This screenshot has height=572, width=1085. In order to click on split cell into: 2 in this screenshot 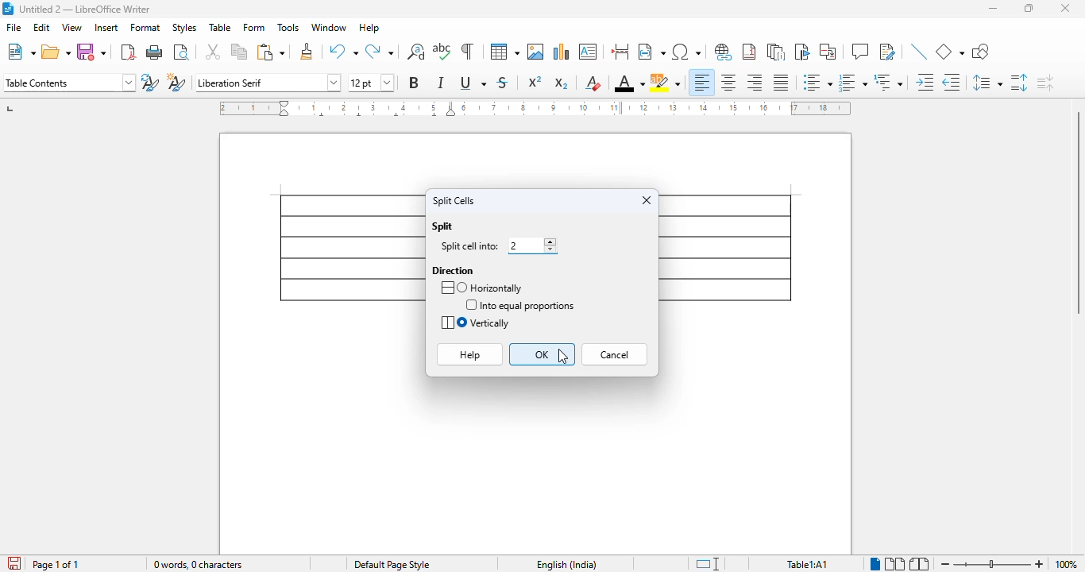, I will do `click(471, 247)`.